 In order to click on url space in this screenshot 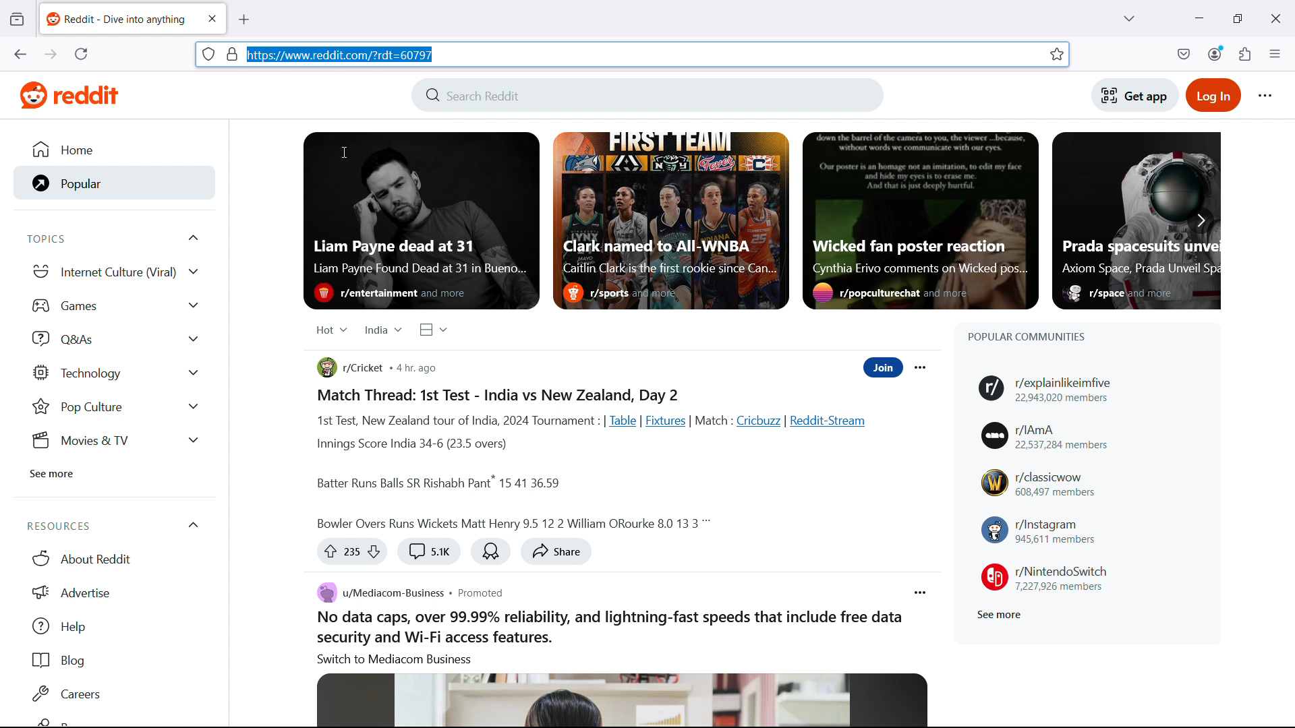, I will do `click(642, 55)`.